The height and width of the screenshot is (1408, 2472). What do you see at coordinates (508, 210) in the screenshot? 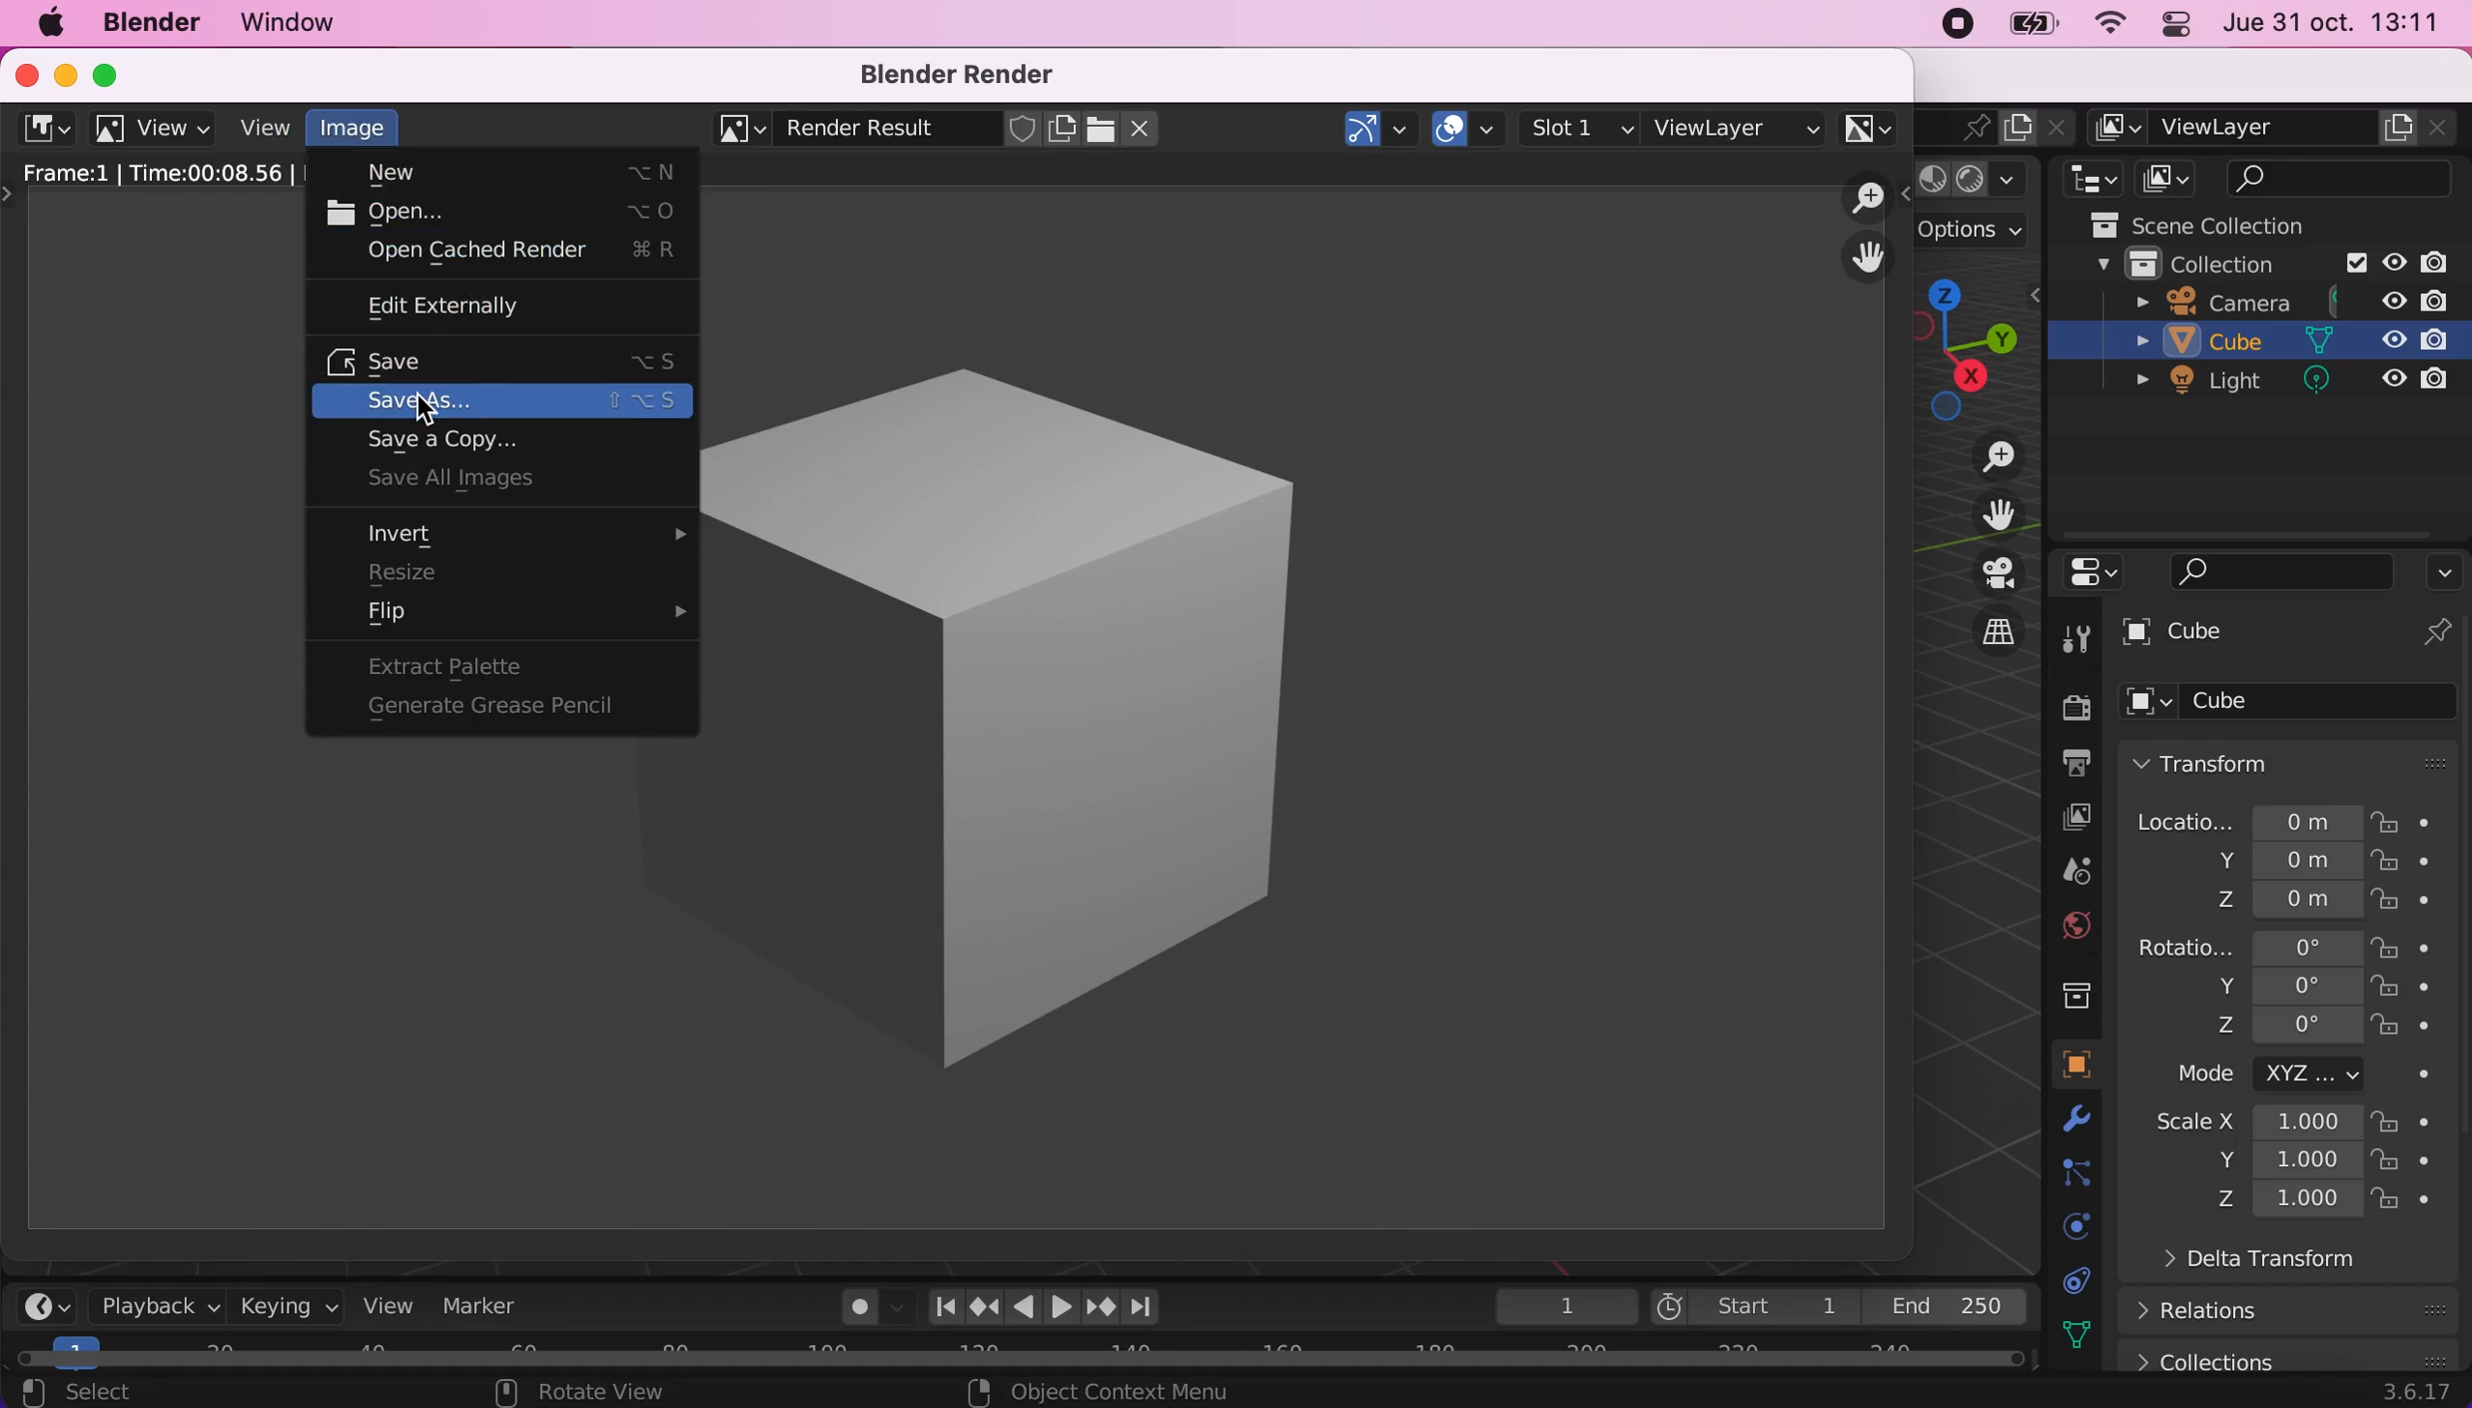
I see `open` at bounding box center [508, 210].